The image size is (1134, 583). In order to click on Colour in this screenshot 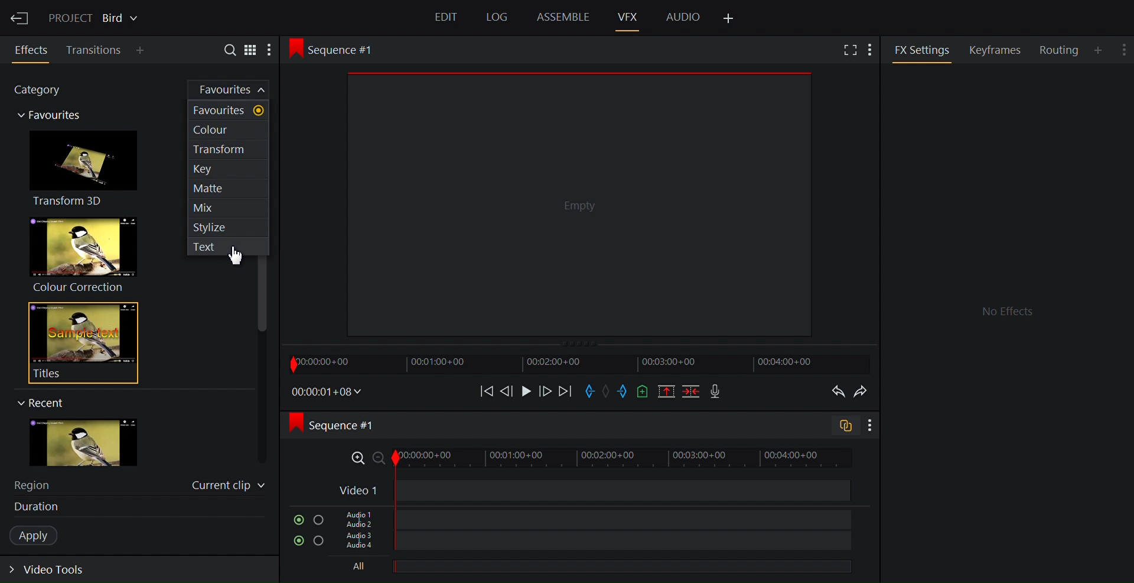, I will do `click(226, 129)`.